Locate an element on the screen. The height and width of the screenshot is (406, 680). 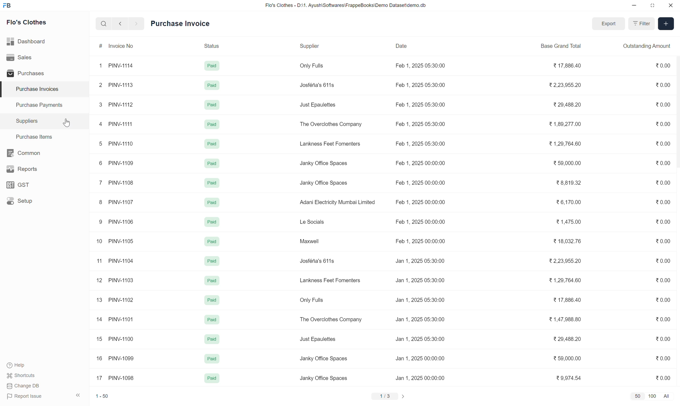
Josféna's 611s is located at coordinates (319, 85).